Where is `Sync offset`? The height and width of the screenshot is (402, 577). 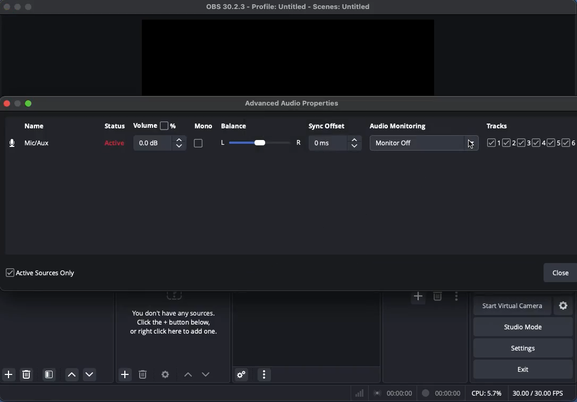
Sync offset is located at coordinates (334, 137).